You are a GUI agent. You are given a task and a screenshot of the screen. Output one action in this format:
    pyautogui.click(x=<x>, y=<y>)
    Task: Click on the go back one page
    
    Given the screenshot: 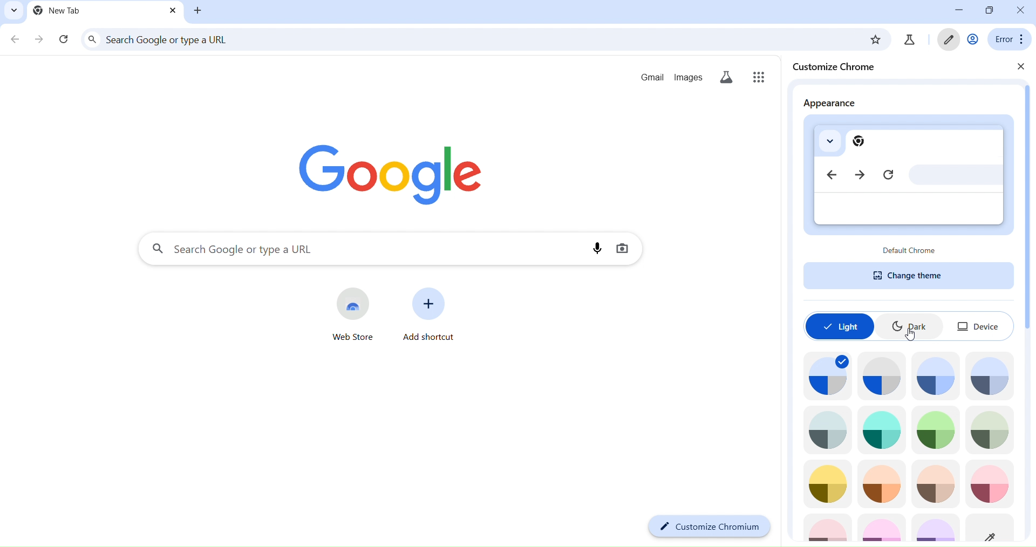 What is the action you would take?
    pyautogui.click(x=15, y=40)
    